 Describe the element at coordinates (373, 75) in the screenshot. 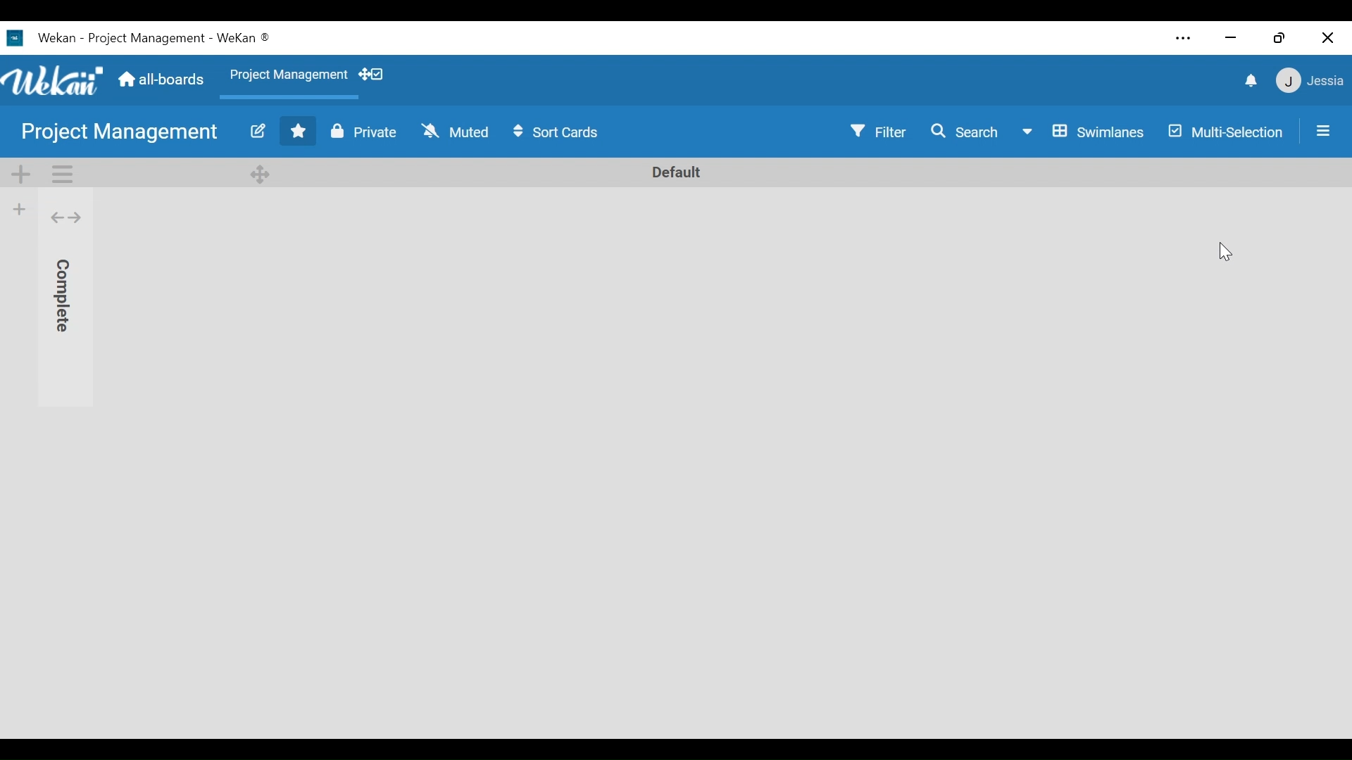

I see `Show/Hide Desktop drag handle` at that location.